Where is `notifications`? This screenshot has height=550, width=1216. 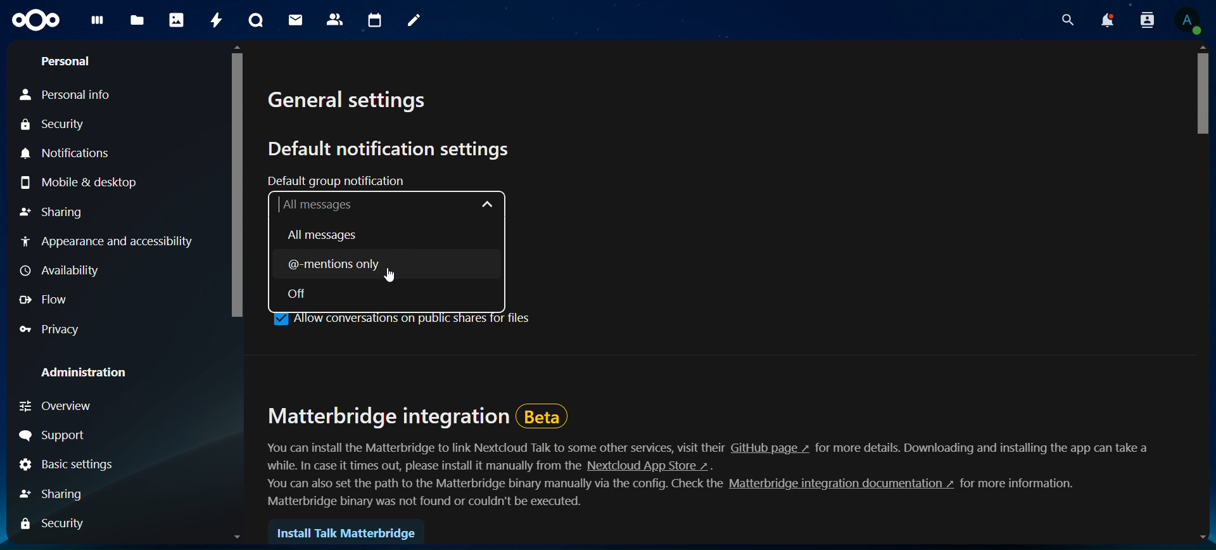
notifications is located at coordinates (1101, 19).